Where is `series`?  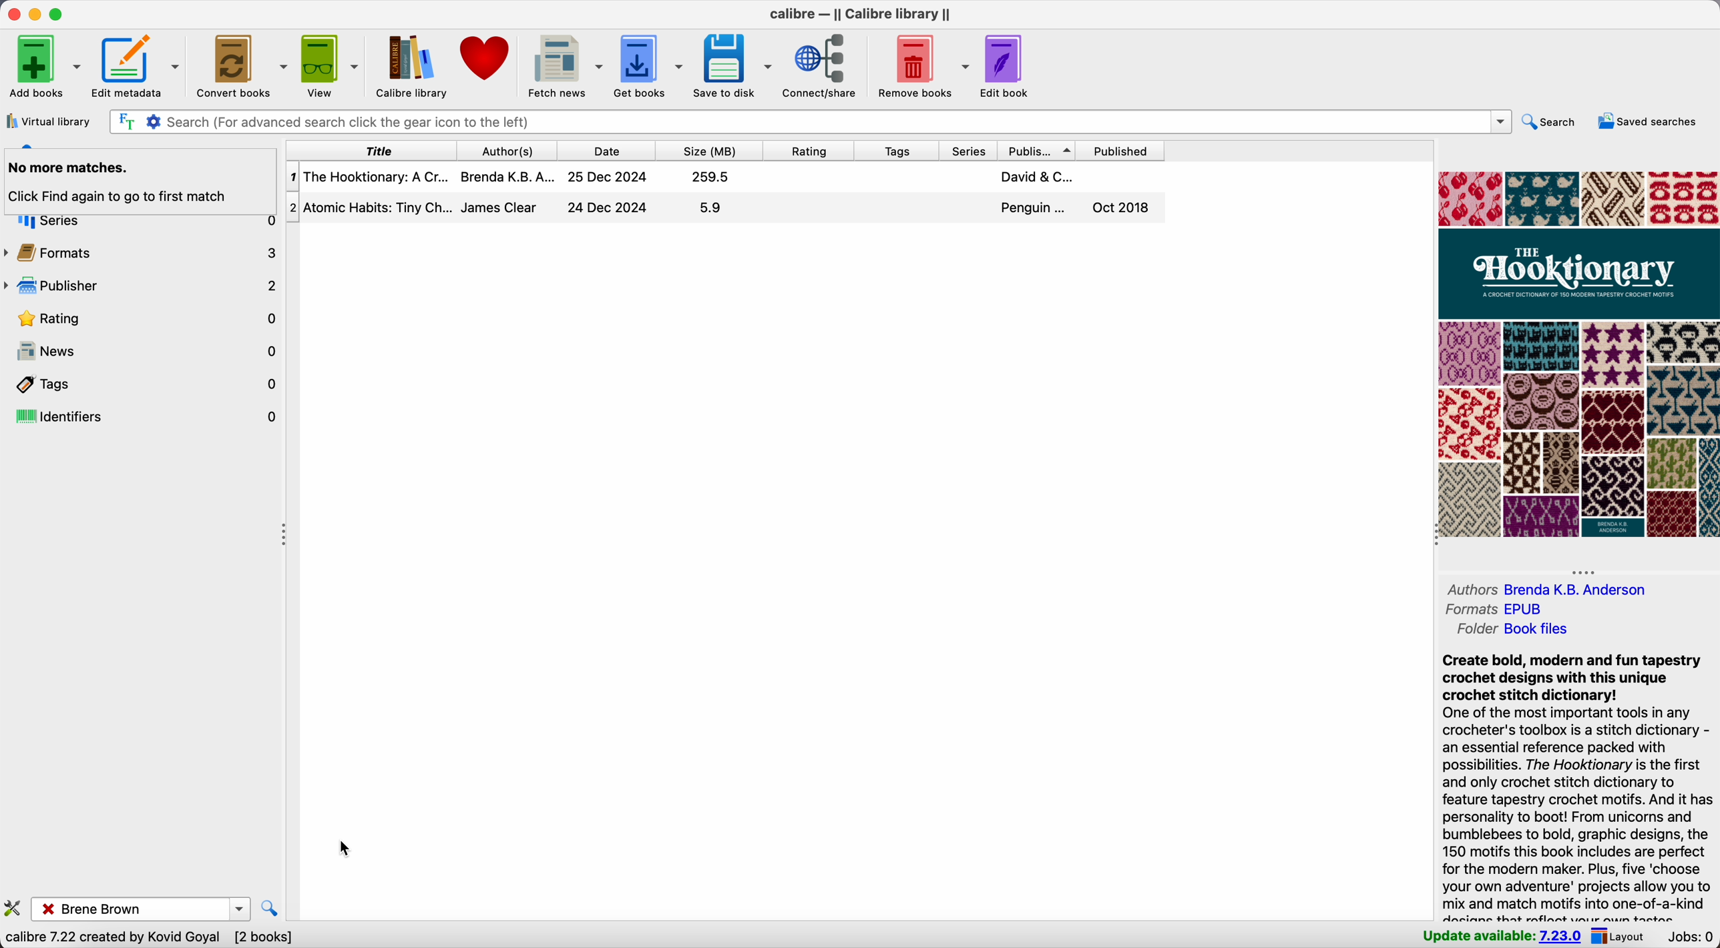
series is located at coordinates (972, 151).